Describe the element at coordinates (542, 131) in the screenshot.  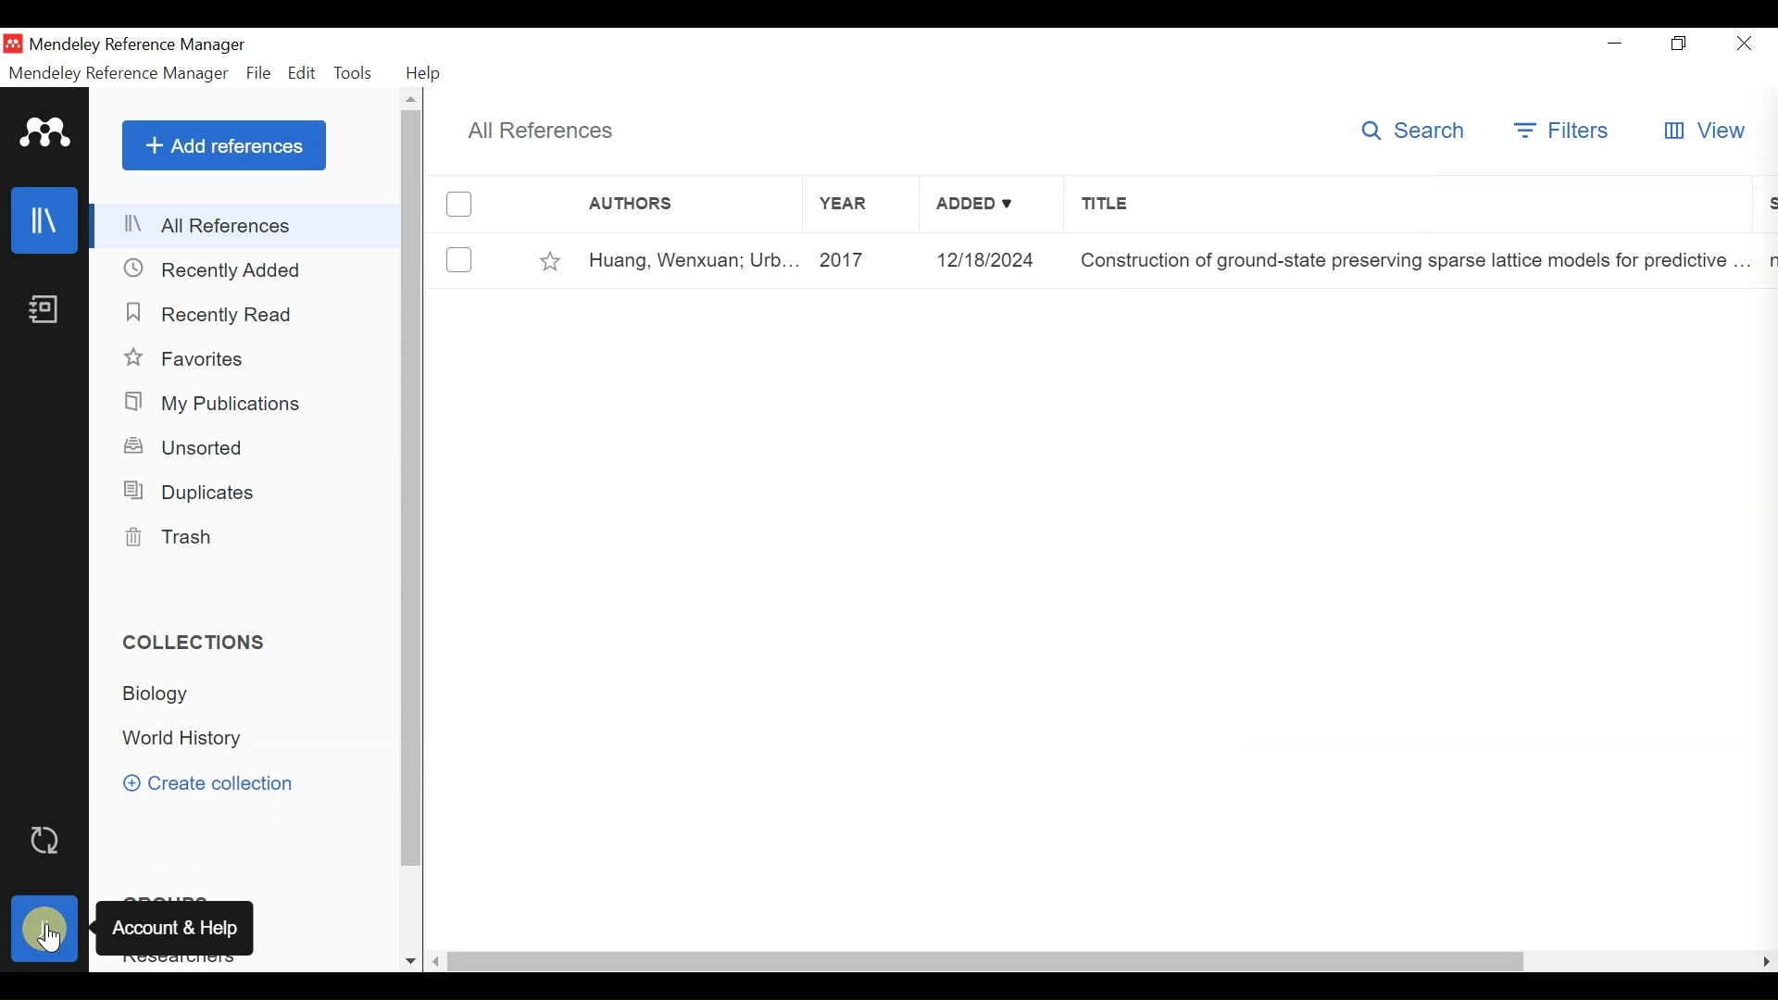
I see `All References` at that location.